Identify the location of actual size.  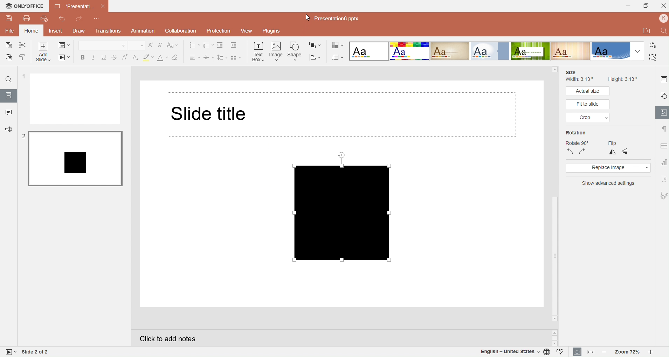
(587, 92).